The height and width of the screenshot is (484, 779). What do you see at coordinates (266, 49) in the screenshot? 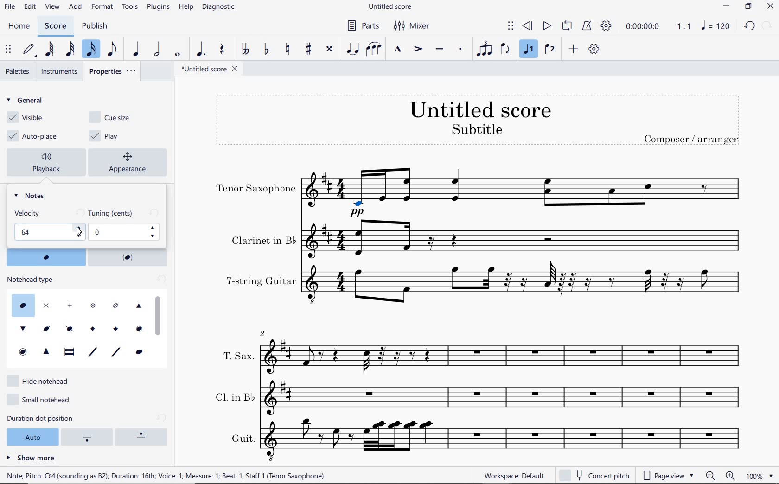
I see `TOGGLE FLAT` at bounding box center [266, 49].